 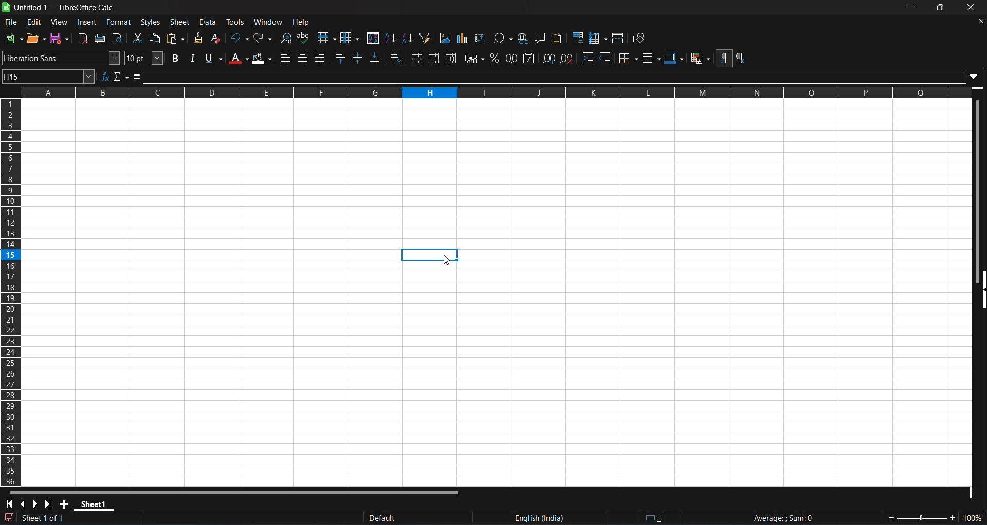 I want to click on scroll to first sheet, so click(x=10, y=504).